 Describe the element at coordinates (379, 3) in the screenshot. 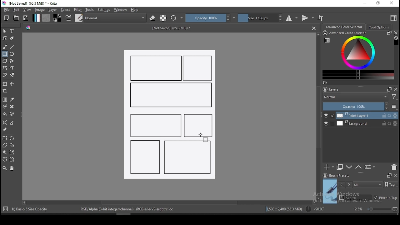

I see `restore` at that location.